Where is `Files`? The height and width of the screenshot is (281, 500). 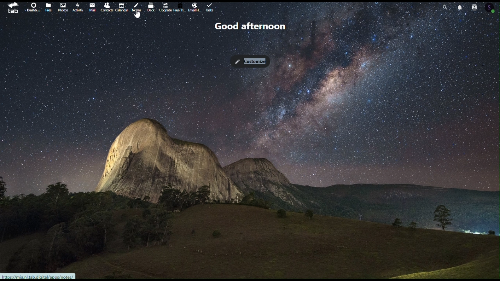 Files is located at coordinates (48, 8).